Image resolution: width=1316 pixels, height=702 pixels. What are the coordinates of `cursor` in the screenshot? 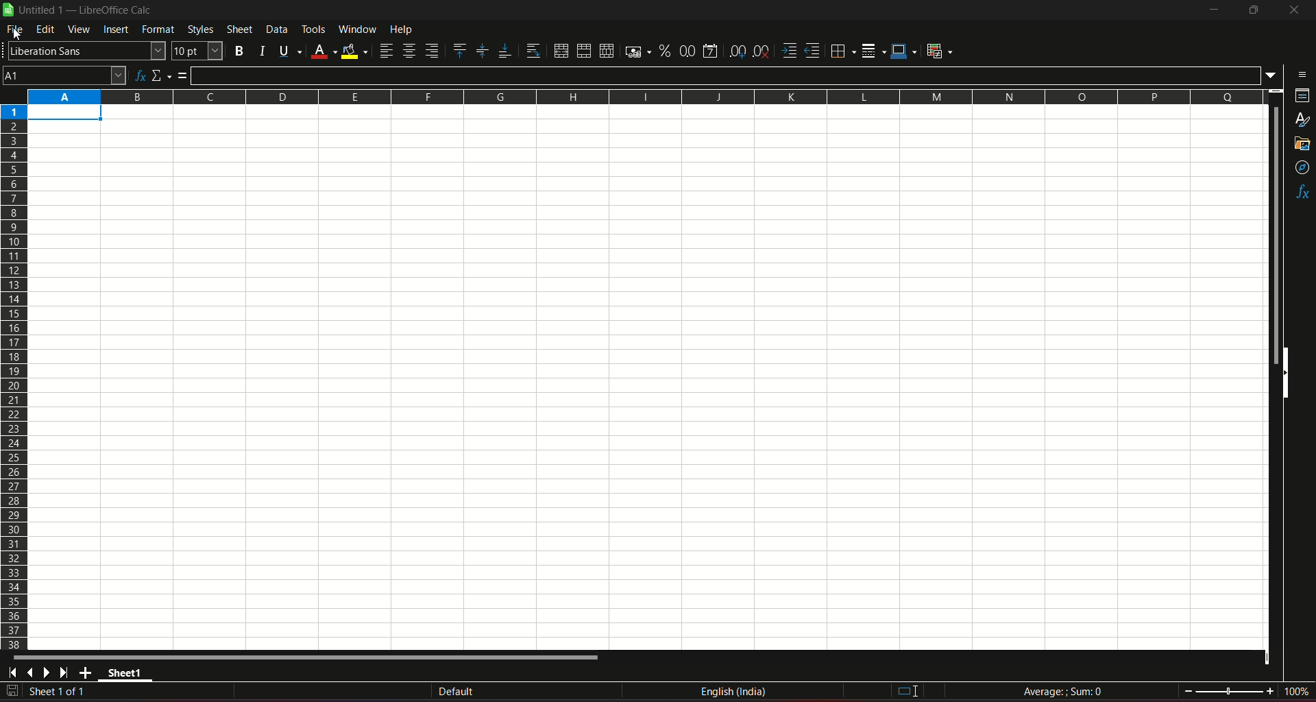 It's located at (20, 36).